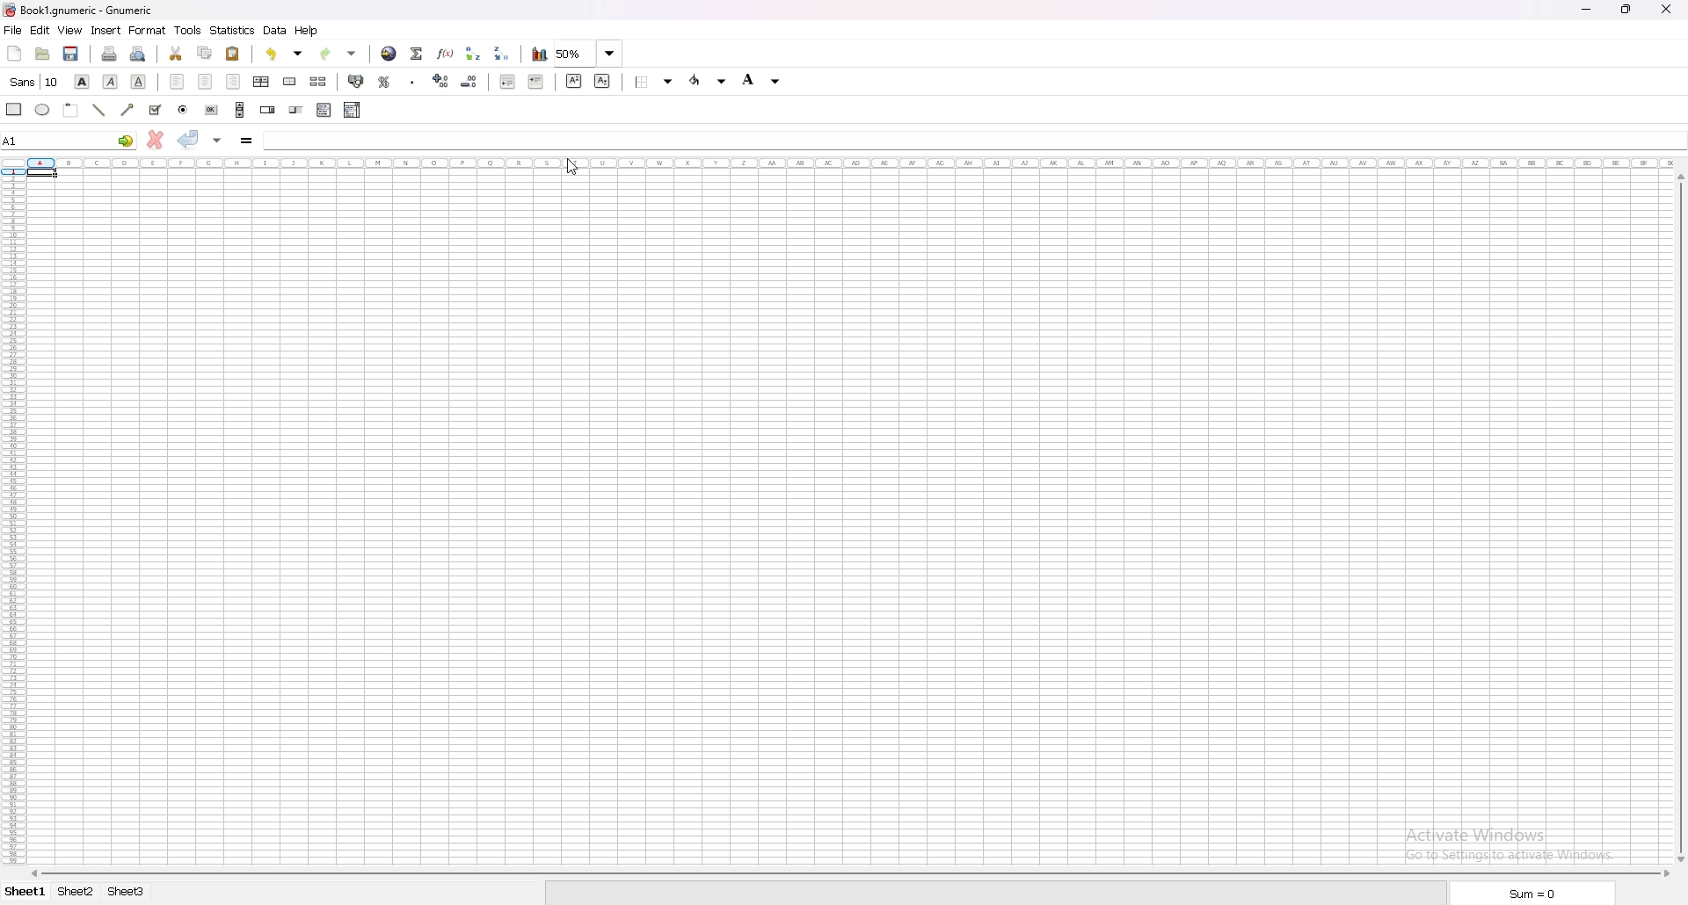  What do you see at coordinates (576, 80) in the screenshot?
I see `superscript` at bounding box center [576, 80].